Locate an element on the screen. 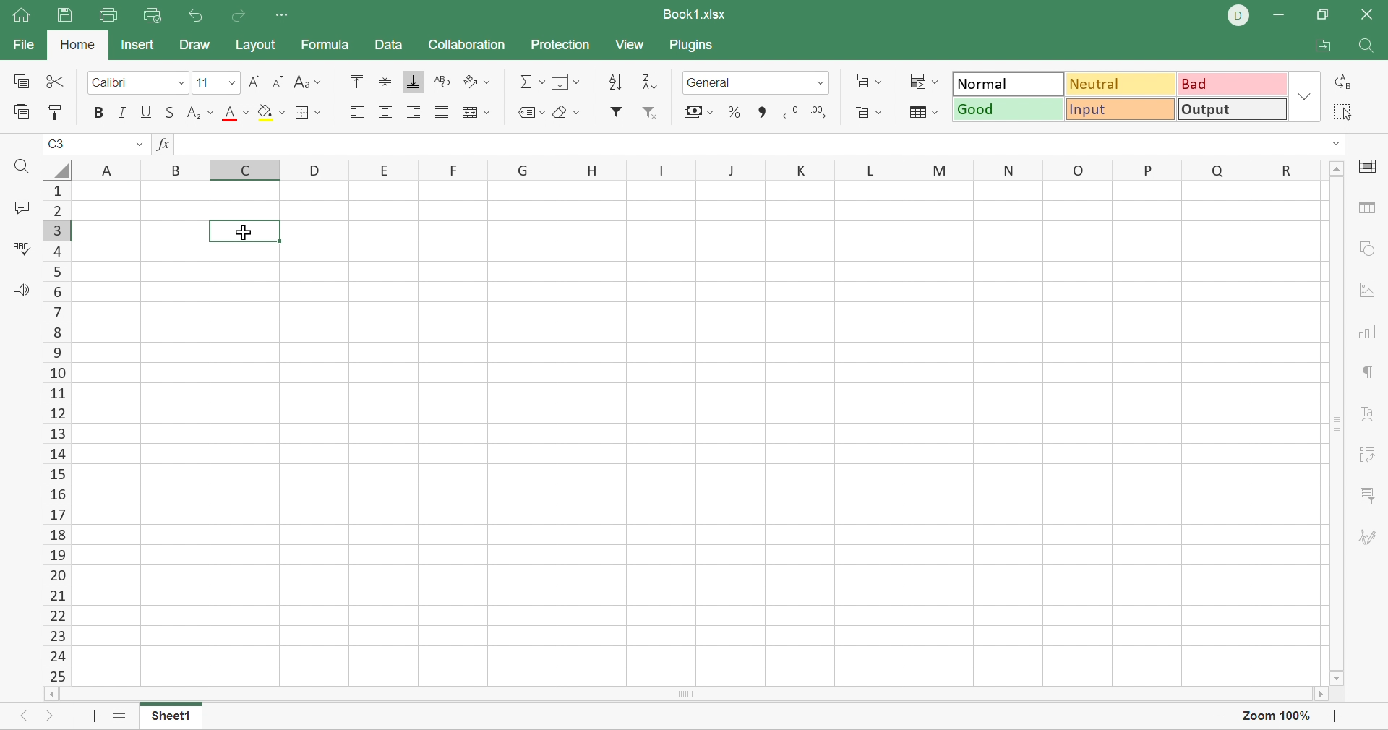 Image resolution: width=1388 pixels, height=730 pixels. Draw is located at coordinates (197, 45).